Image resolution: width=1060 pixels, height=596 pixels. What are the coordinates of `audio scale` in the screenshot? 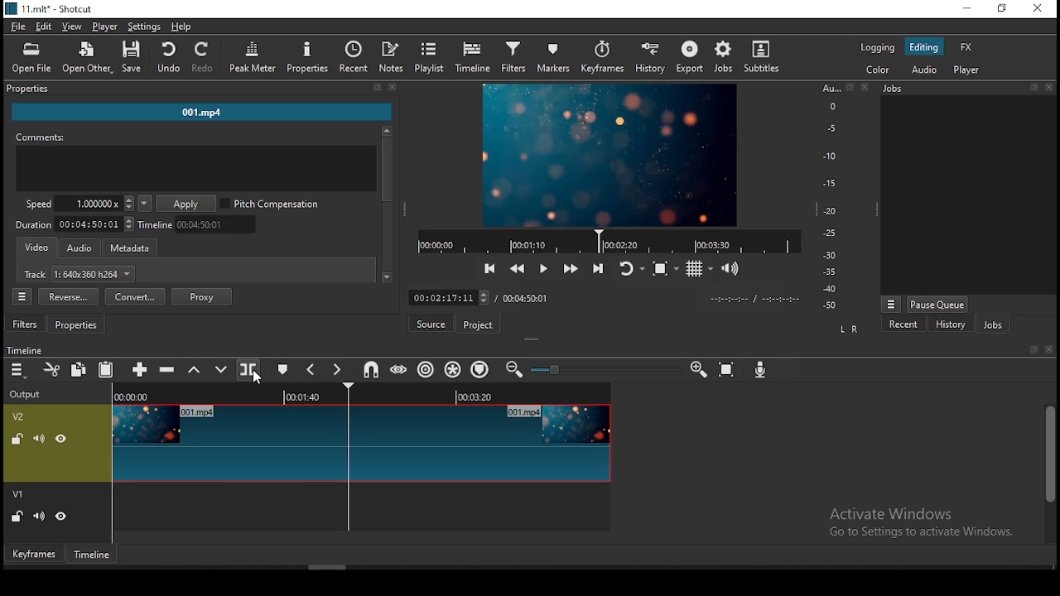 It's located at (842, 198).